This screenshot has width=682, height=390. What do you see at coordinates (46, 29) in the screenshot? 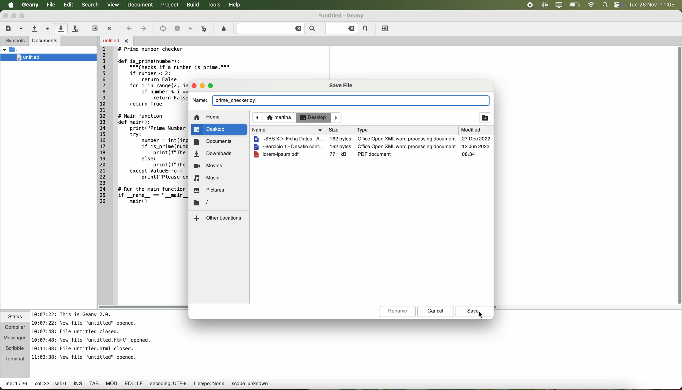
I see `open a recent file` at bounding box center [46, 29].